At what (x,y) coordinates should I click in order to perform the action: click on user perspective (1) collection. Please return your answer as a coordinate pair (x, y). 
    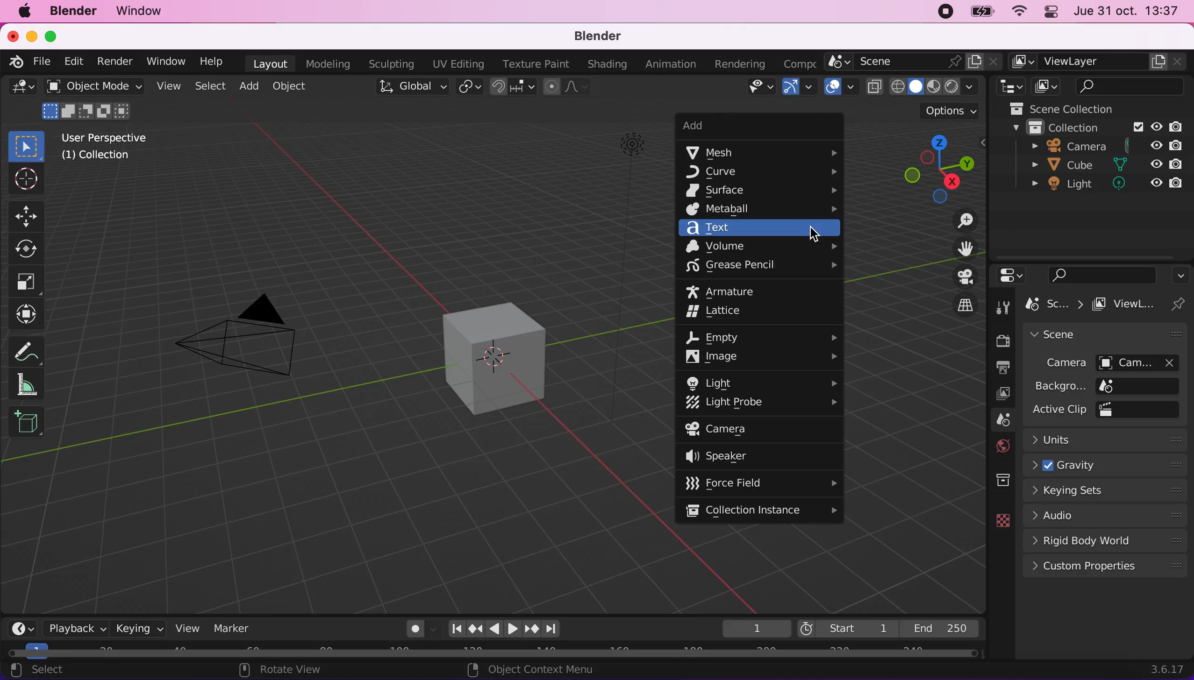
    Looking at the image, I should click on (112, 148).